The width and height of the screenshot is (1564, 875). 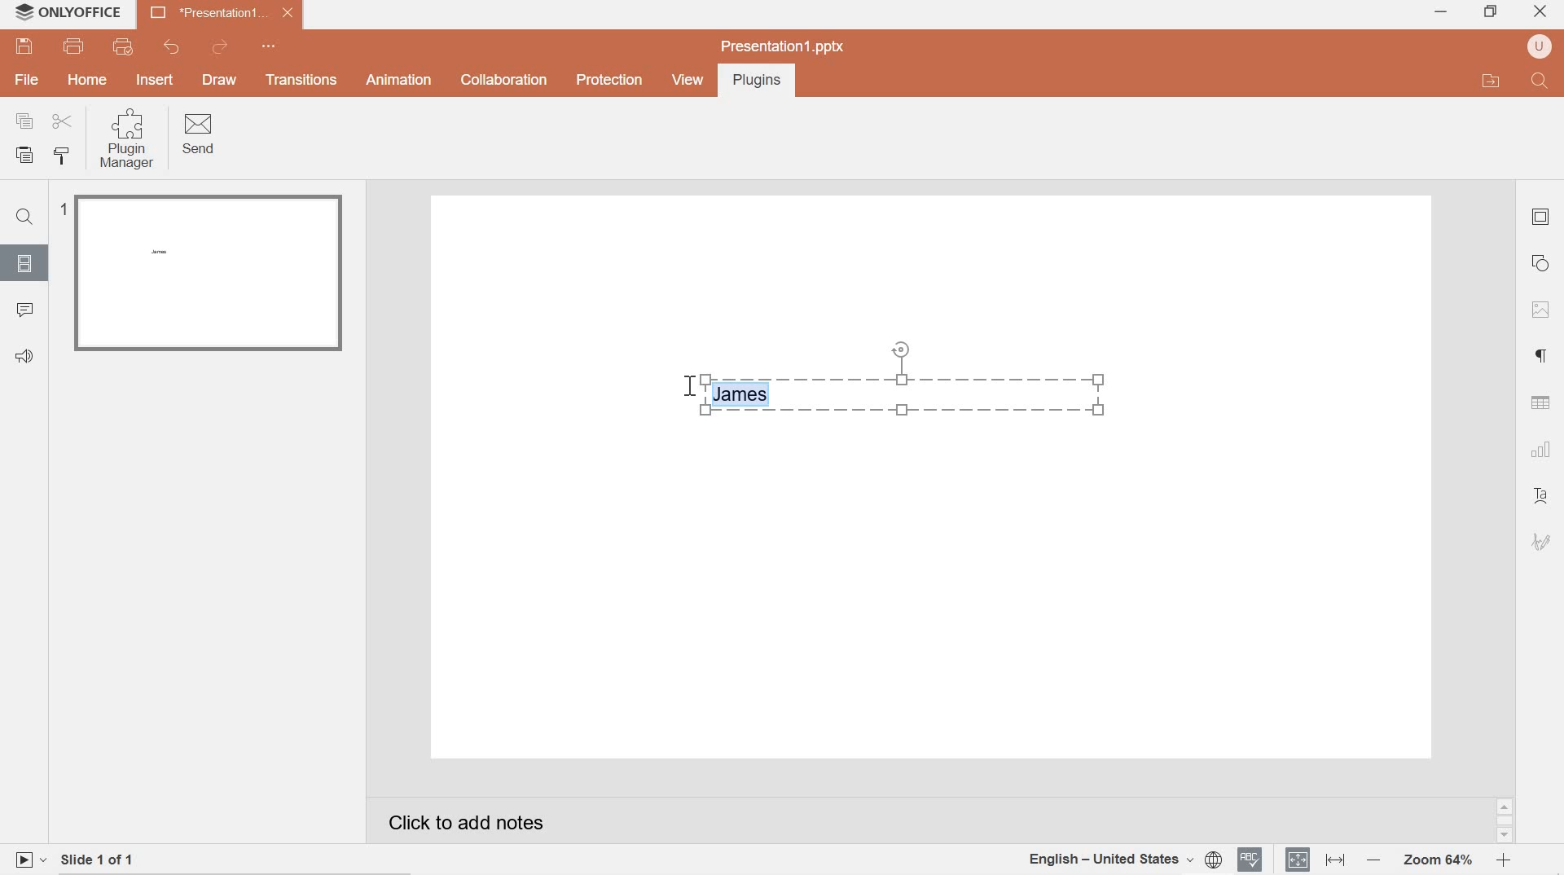 I want to click on spell checker, so click(x=1251, y=860).